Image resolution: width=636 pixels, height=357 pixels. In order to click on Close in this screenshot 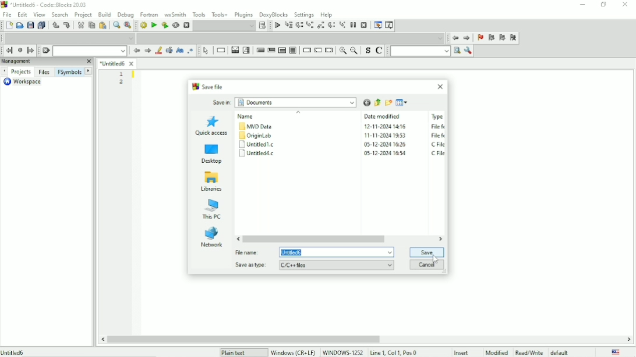, I will do `click(440, 86)`.